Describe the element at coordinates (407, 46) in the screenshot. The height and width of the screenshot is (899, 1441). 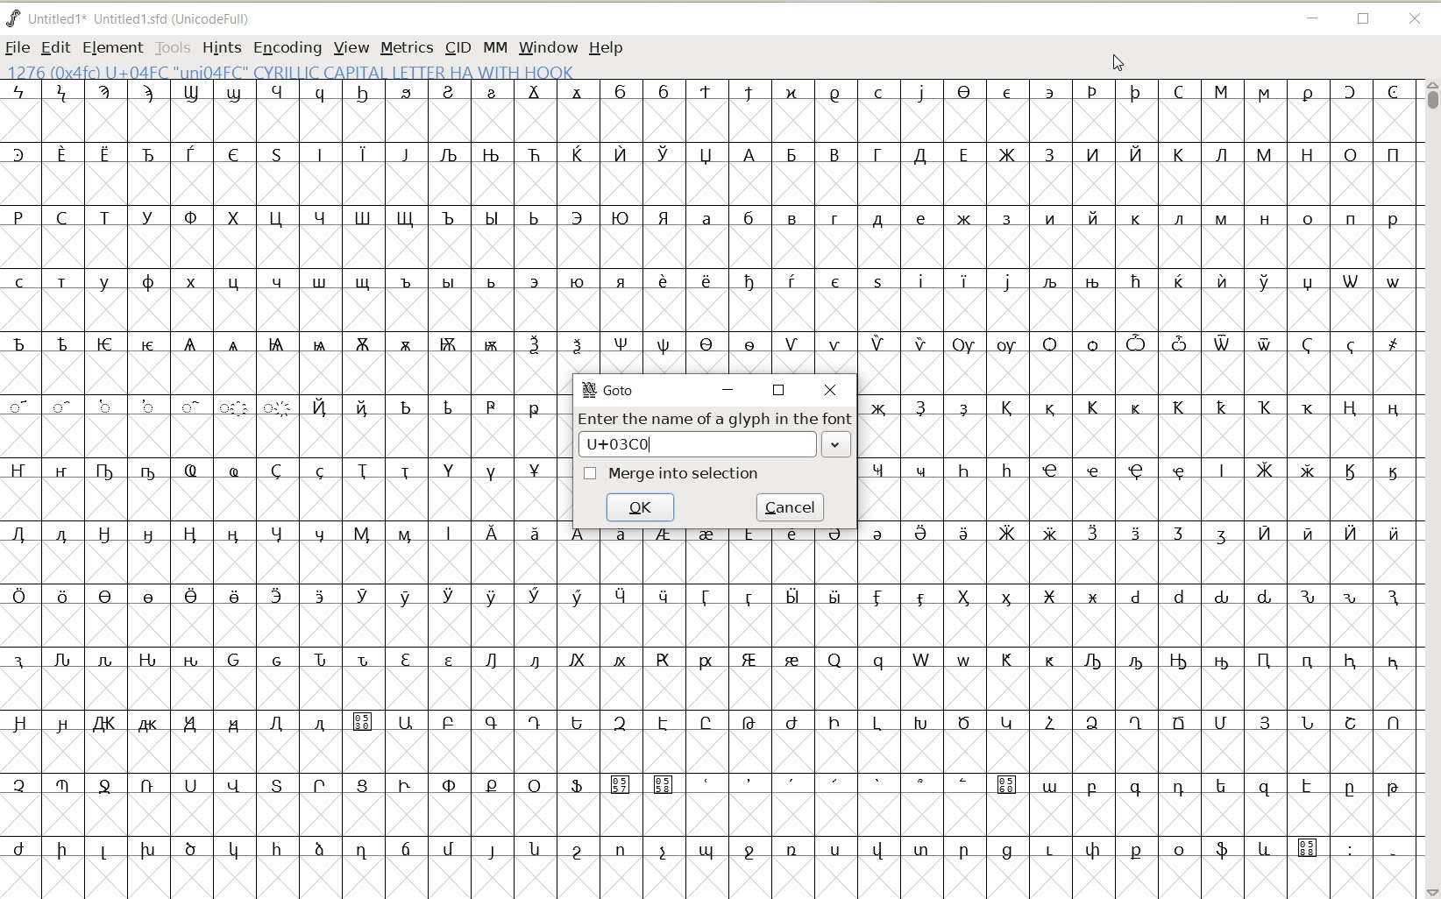
I see `METRICS` at that location.